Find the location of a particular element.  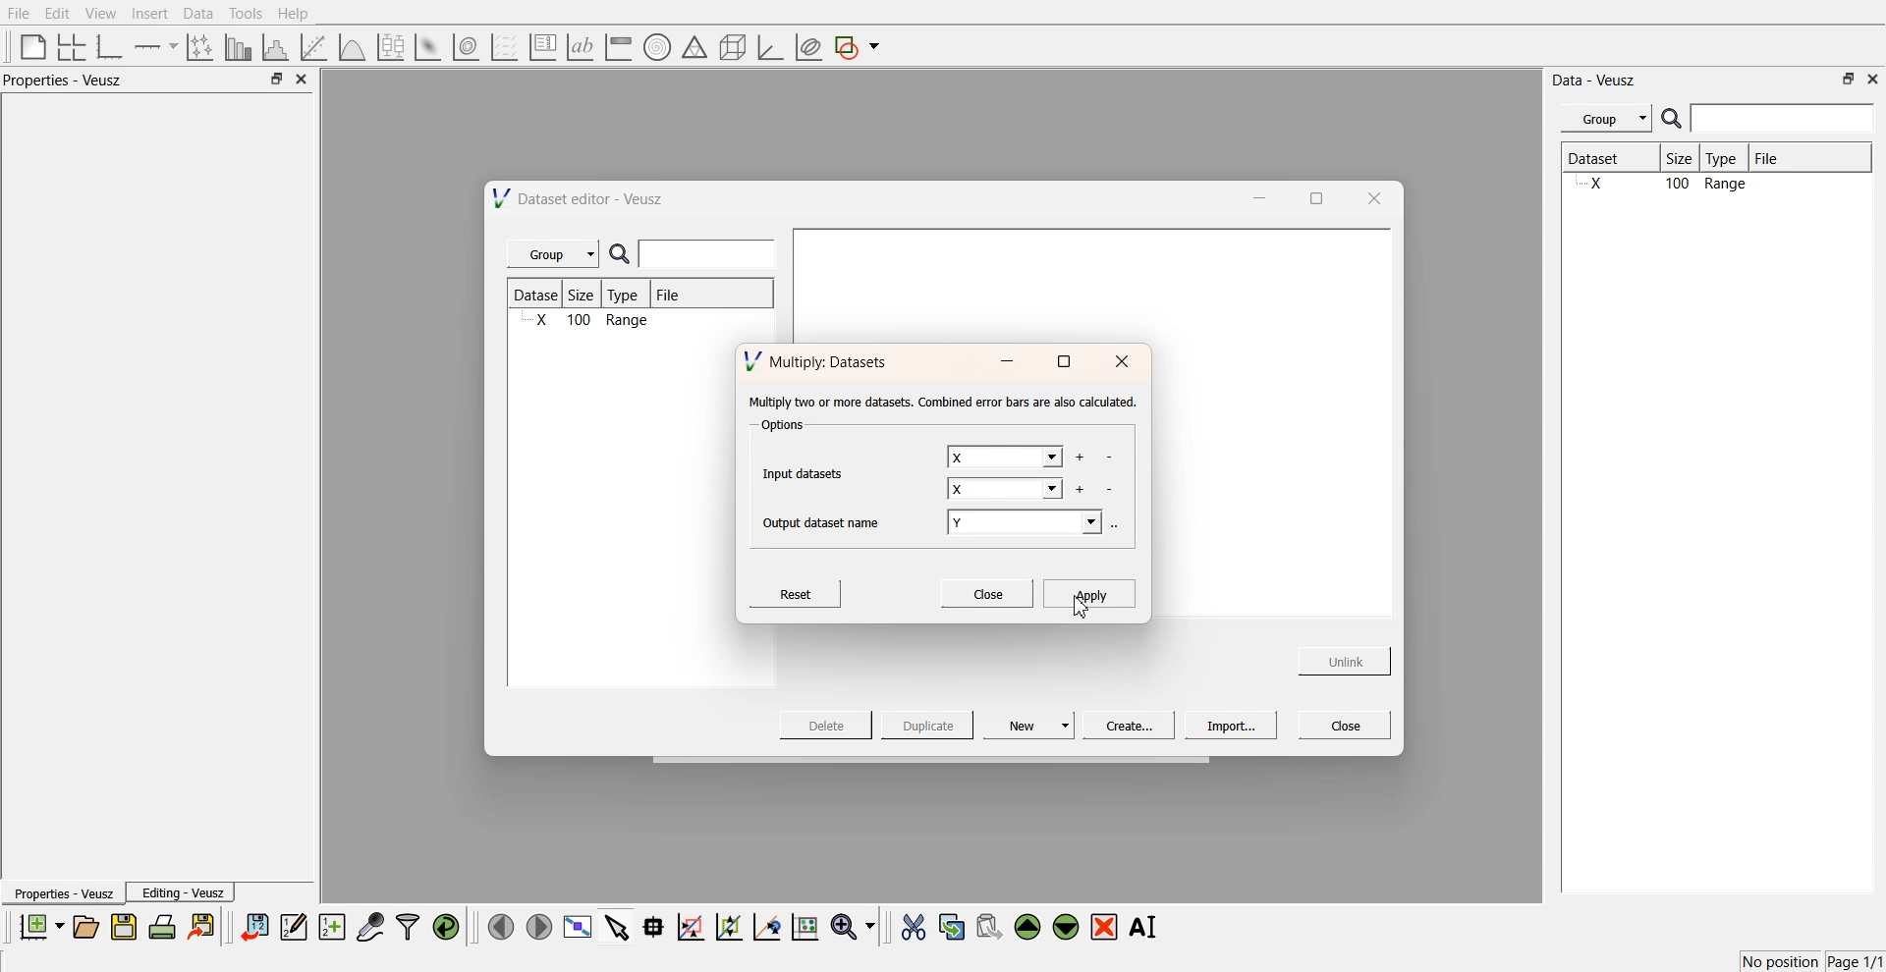

copy the selected widgets is located at coordinates (952, 926).